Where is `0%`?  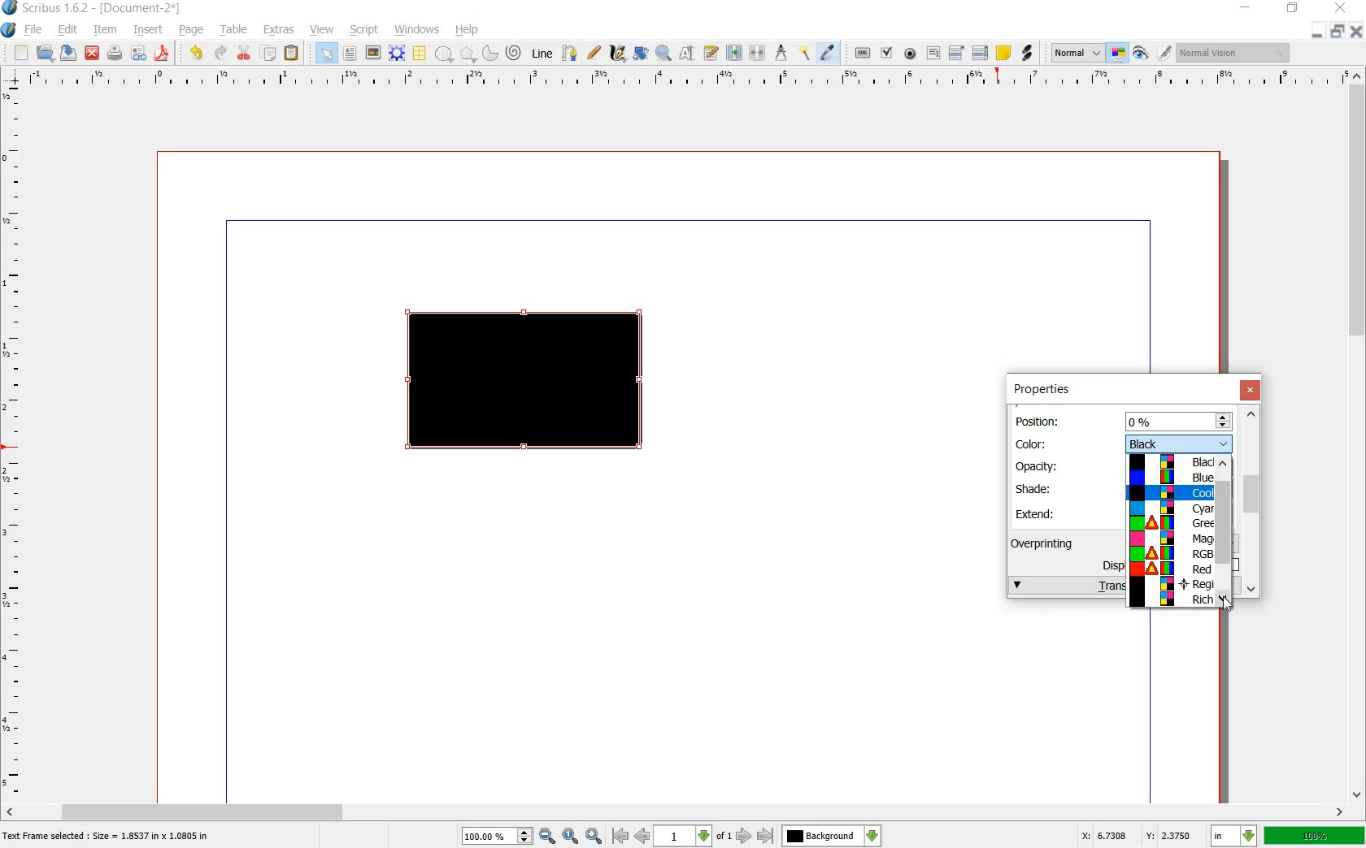
0% is located at coordinates (1179, 421).